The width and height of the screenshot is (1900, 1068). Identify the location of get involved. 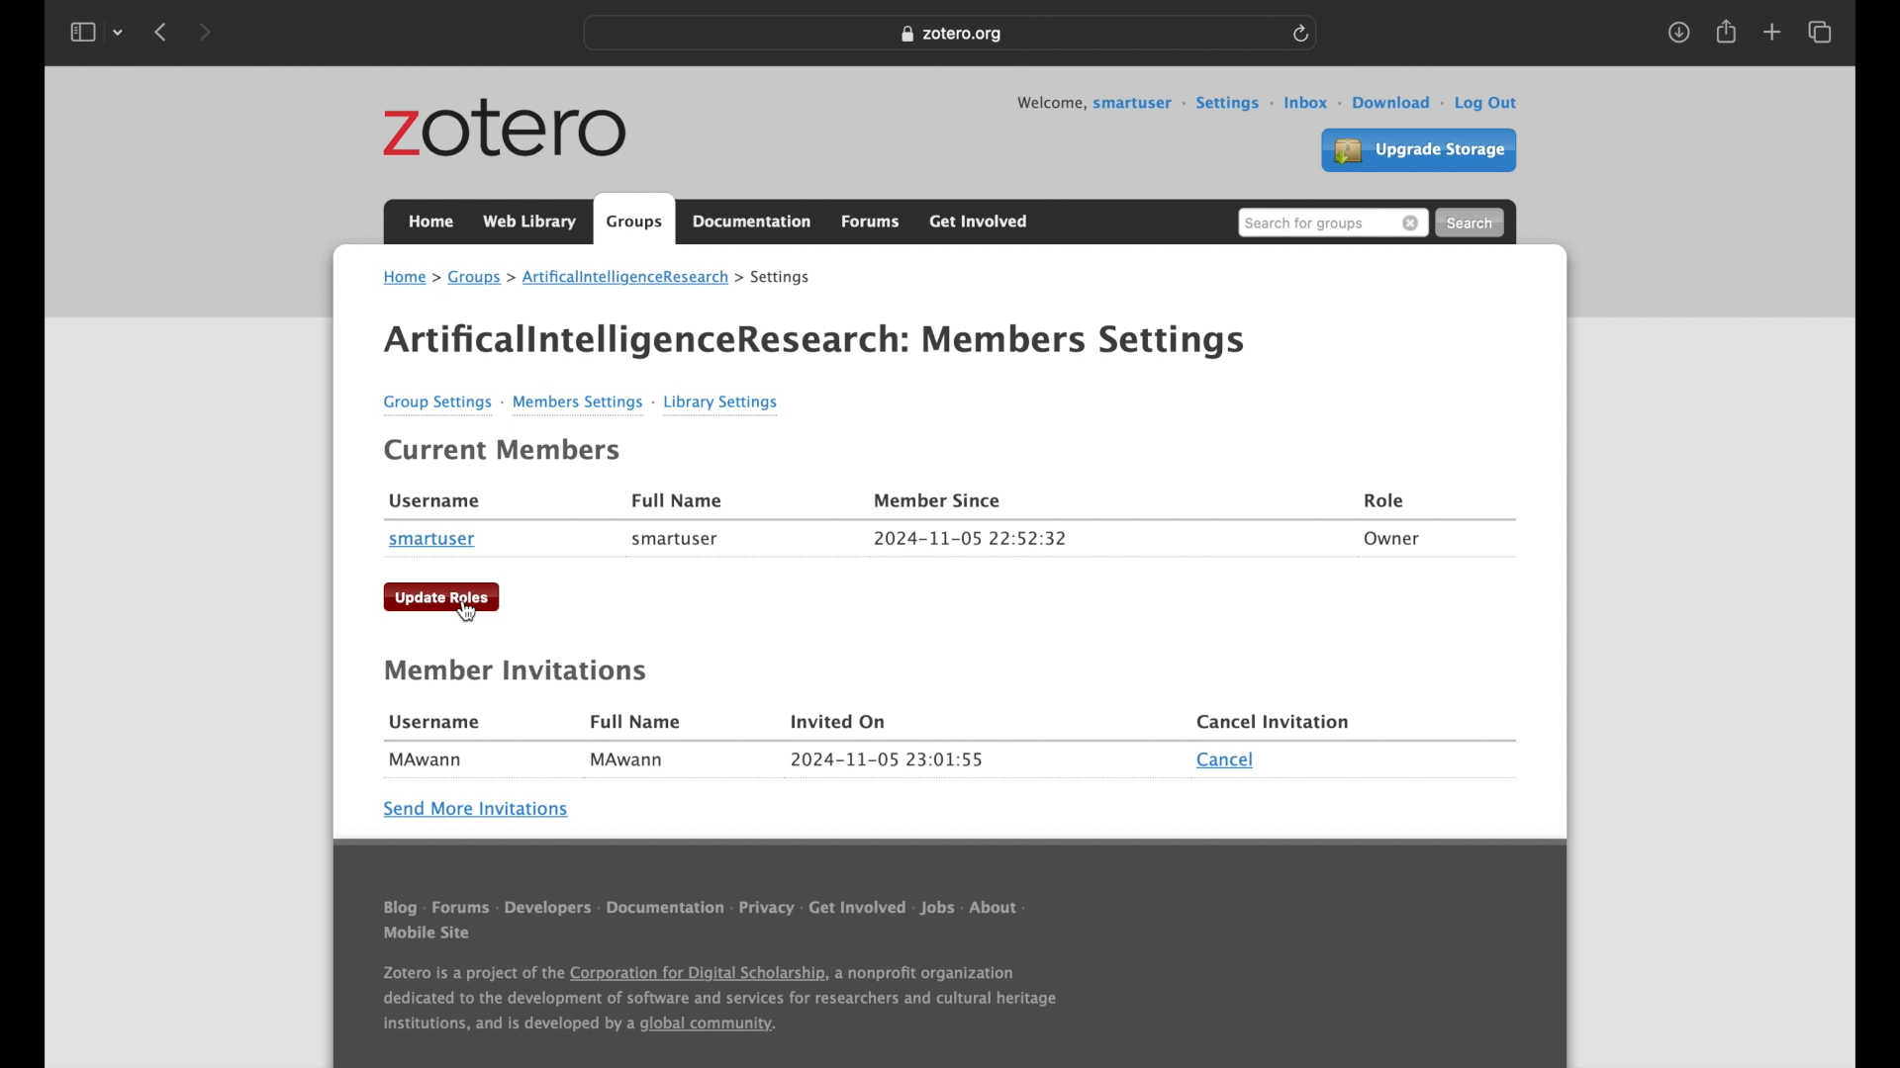
(980, 222).